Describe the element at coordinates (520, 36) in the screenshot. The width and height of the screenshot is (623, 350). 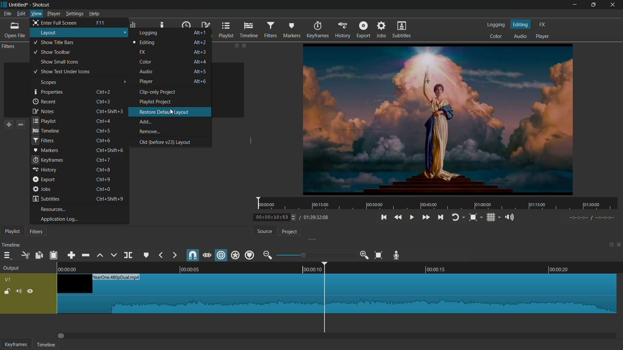
I see `audio` at that location.